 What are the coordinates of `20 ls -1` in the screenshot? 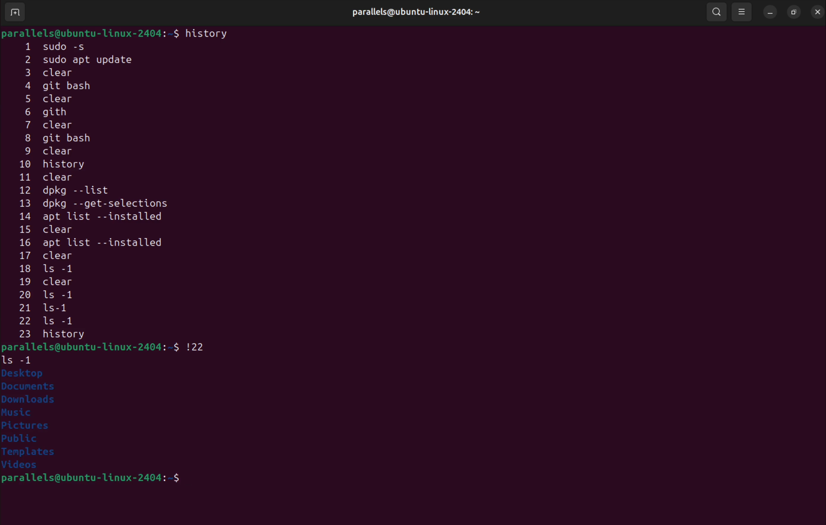 It's located at (49, 296).